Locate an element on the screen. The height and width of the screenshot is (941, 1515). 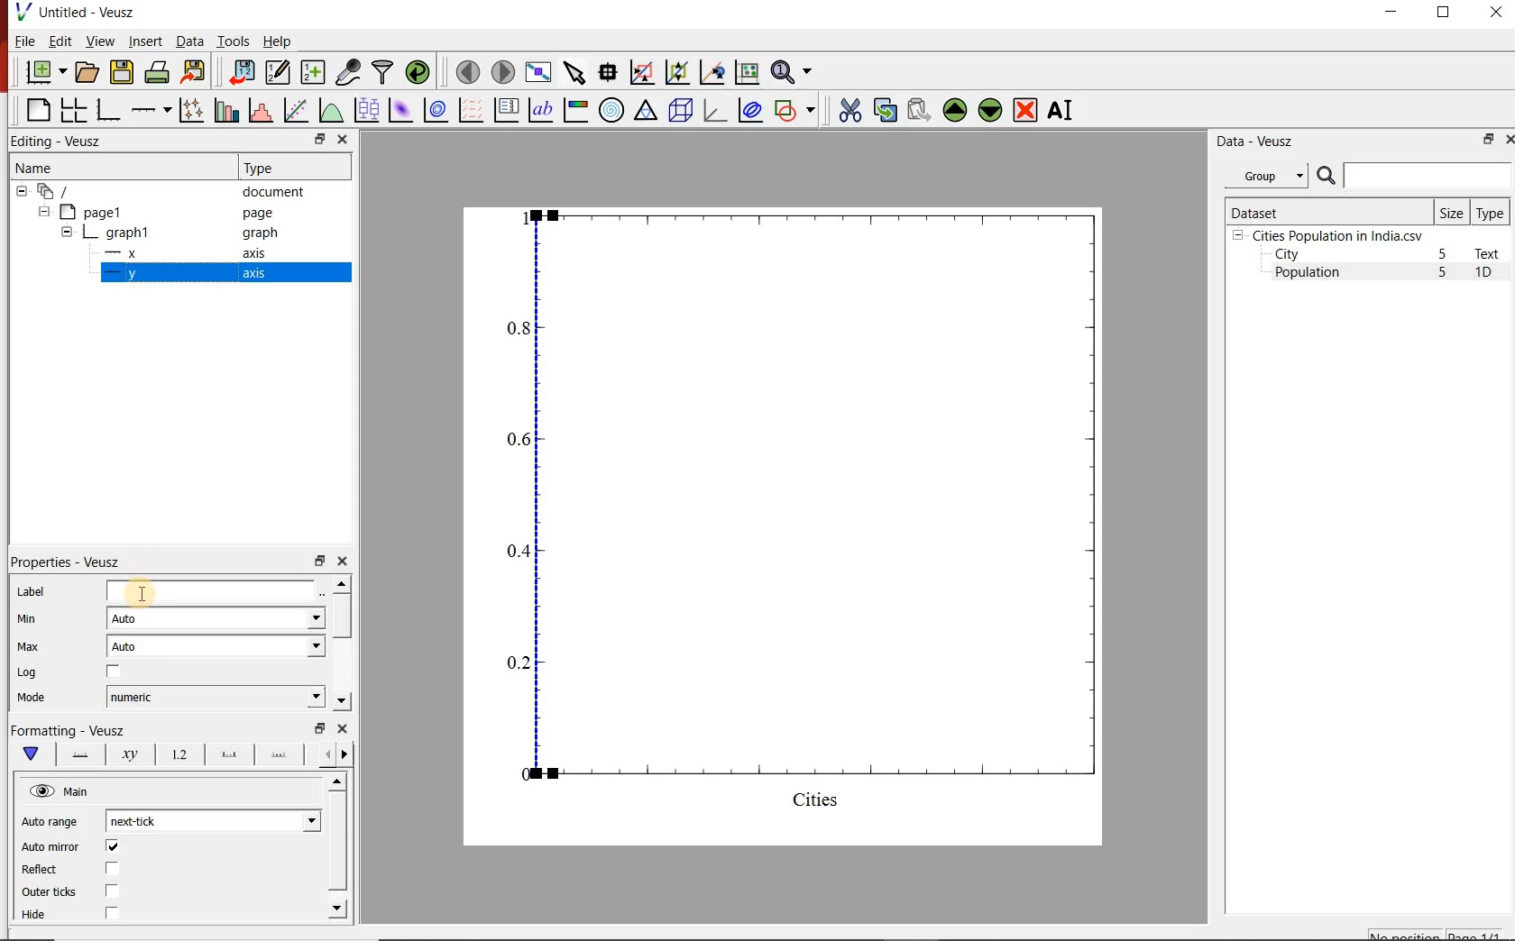
export to graphics format is located at coordinates (194, 73).